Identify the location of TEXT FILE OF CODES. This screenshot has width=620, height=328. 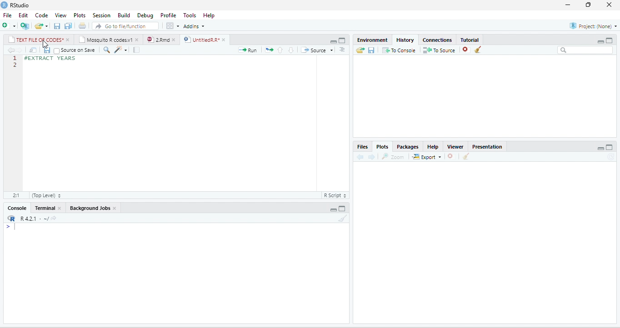
(35, 40).